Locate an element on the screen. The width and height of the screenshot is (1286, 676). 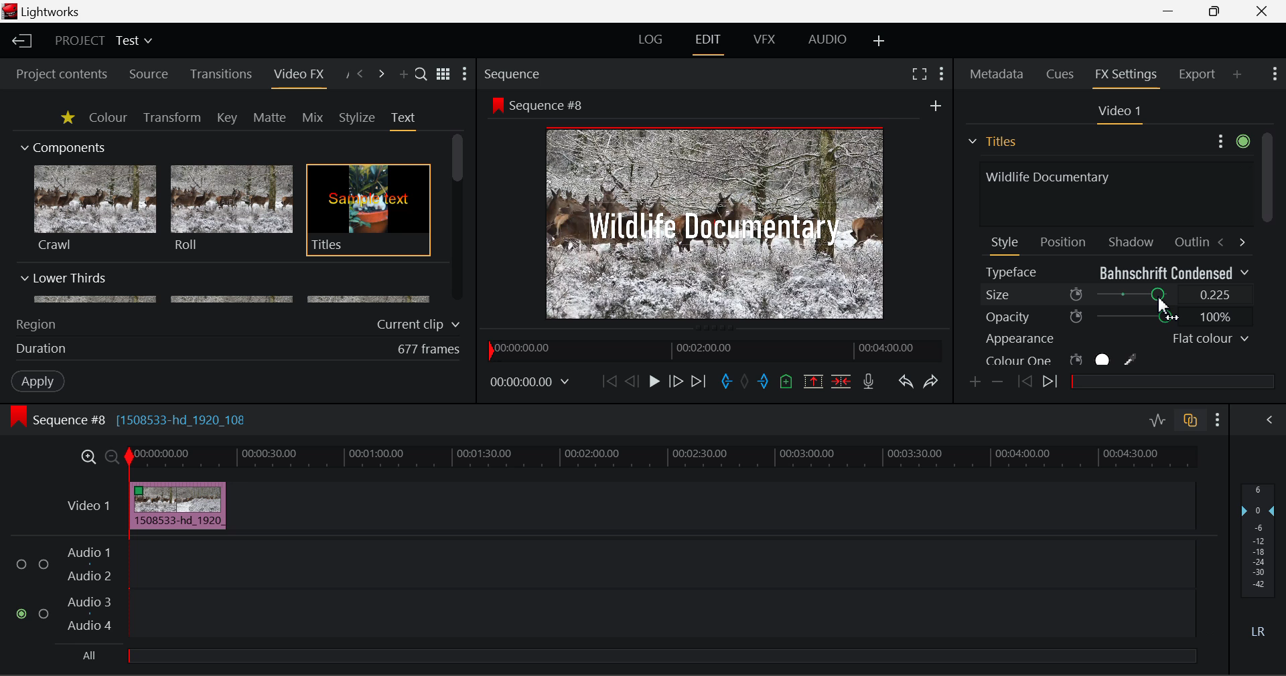
Audio 3 is located at coordinates (88, 601).